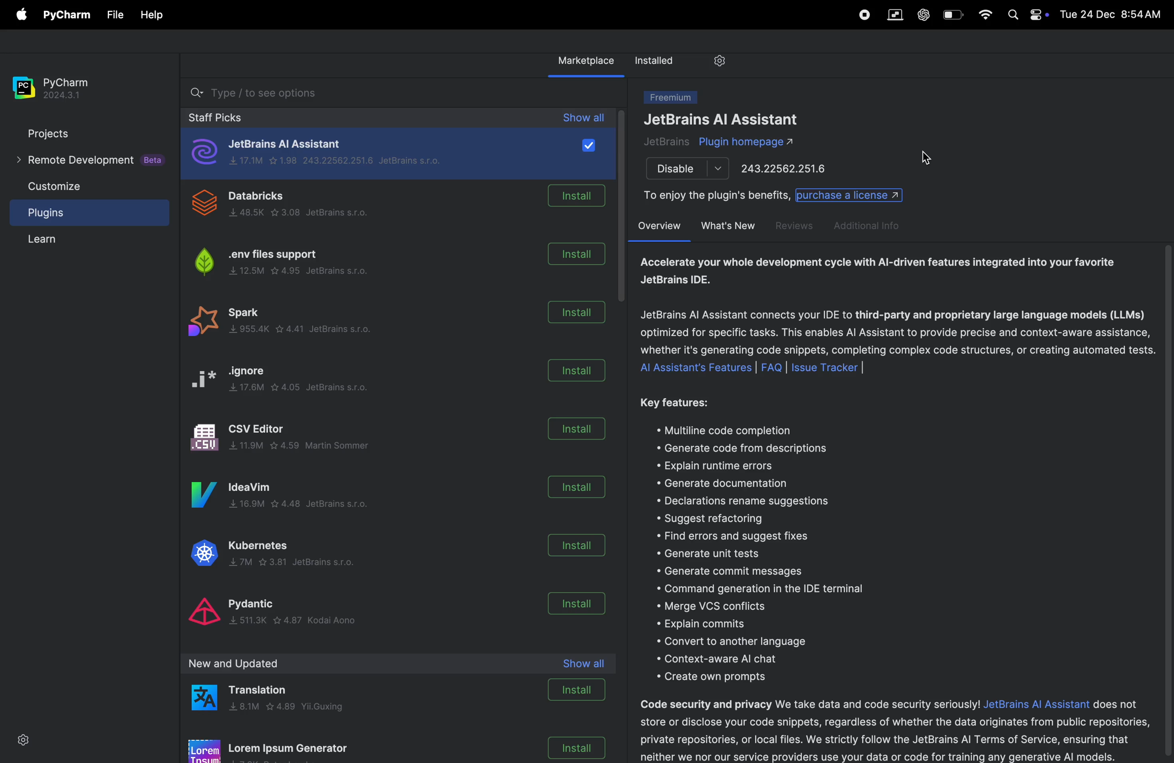  What do you see at coordinates (577, 490) in the screenshot?
I see `install` at bounding box center [577, 490].